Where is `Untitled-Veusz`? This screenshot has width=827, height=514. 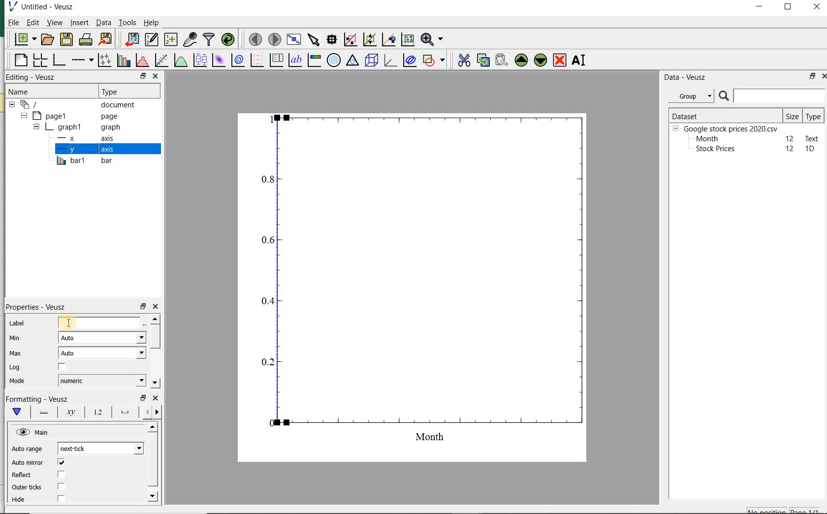 Untitled-Veusz is located at coordinates (46, 7).